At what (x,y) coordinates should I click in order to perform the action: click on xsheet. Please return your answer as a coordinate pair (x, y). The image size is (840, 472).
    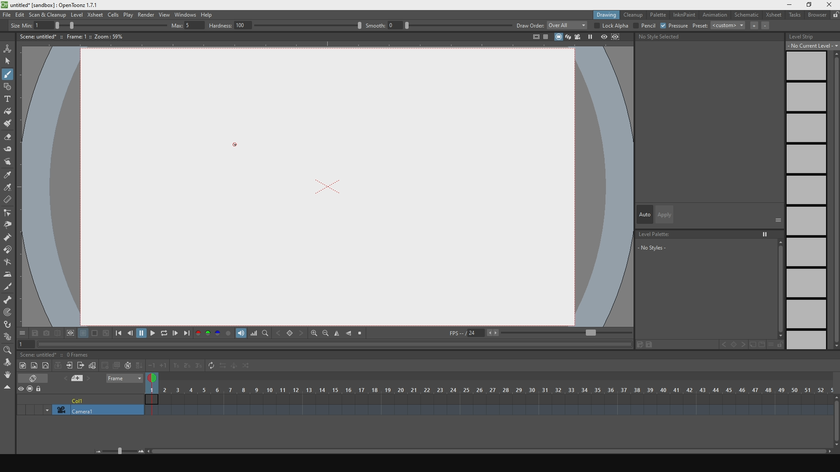
    Looking at the image, I should click on (95, 14).